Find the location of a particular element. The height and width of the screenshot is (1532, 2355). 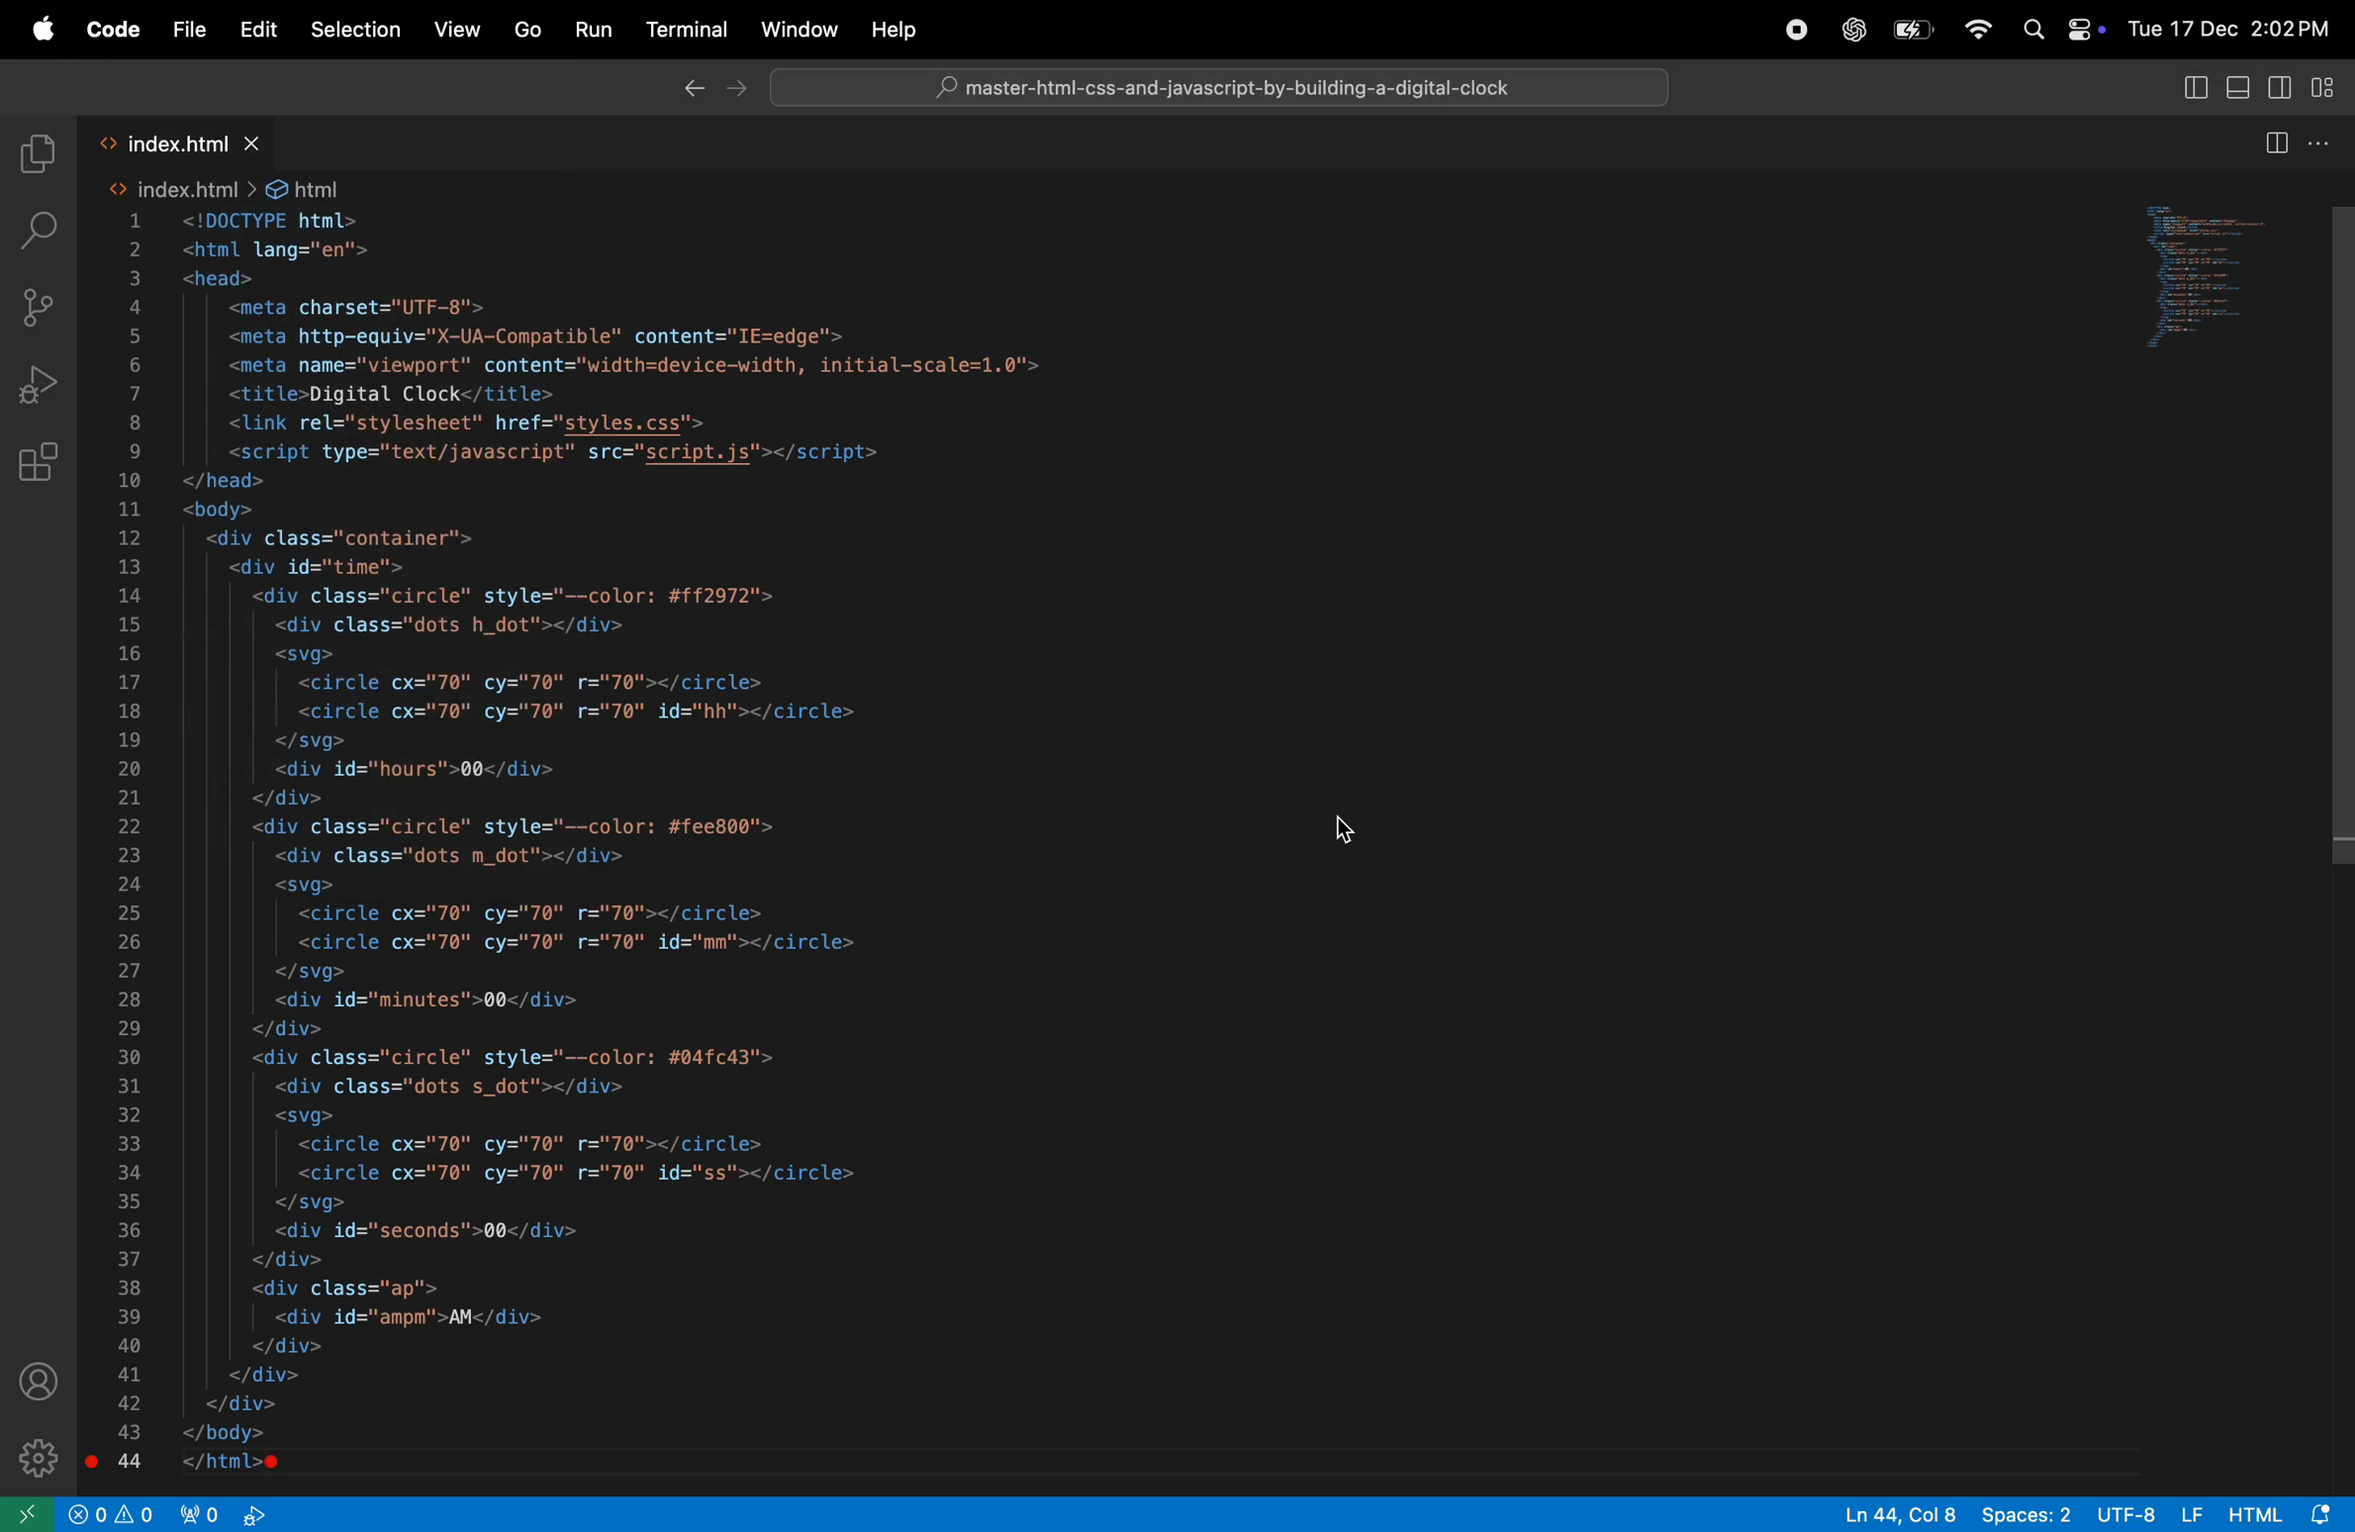

html alert is located at coordinates (2288, 1512).